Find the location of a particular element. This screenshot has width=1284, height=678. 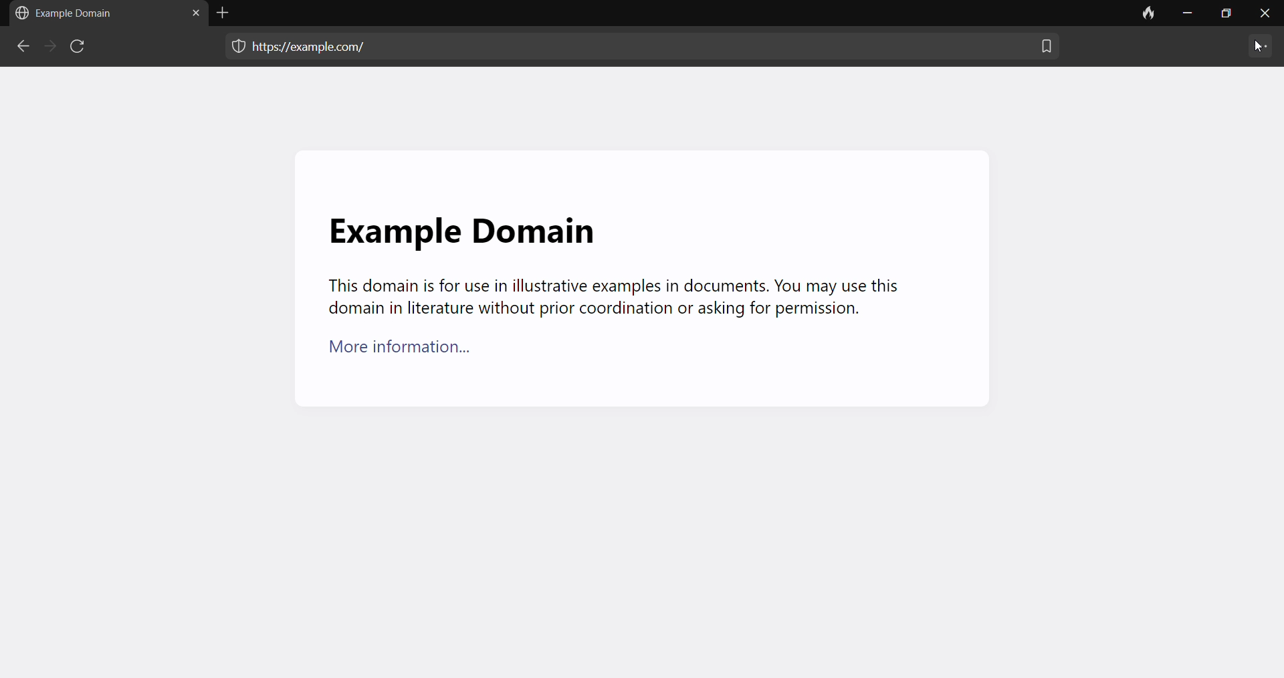

forward is located at coordinates (47, 47).